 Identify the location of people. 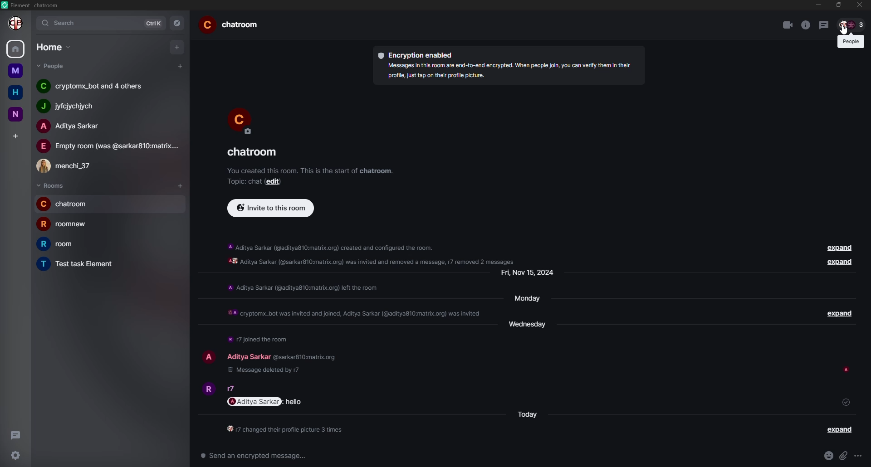
(850, 41).